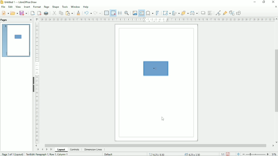 The height and width of the screenshot is (156, 278). I want to click on Zoom out/in, so click(256, 154).